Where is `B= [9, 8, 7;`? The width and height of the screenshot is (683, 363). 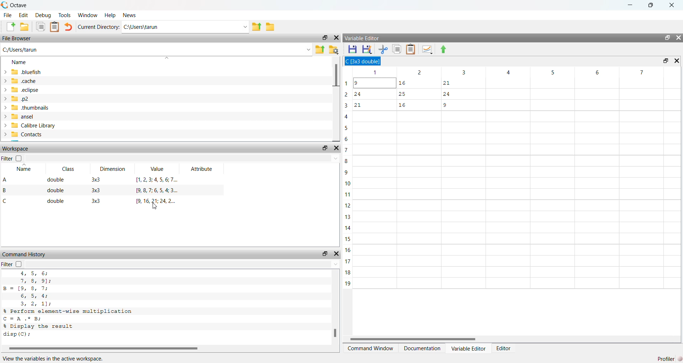
B= [9, 8, 7; is located at coordinates (27, 289).